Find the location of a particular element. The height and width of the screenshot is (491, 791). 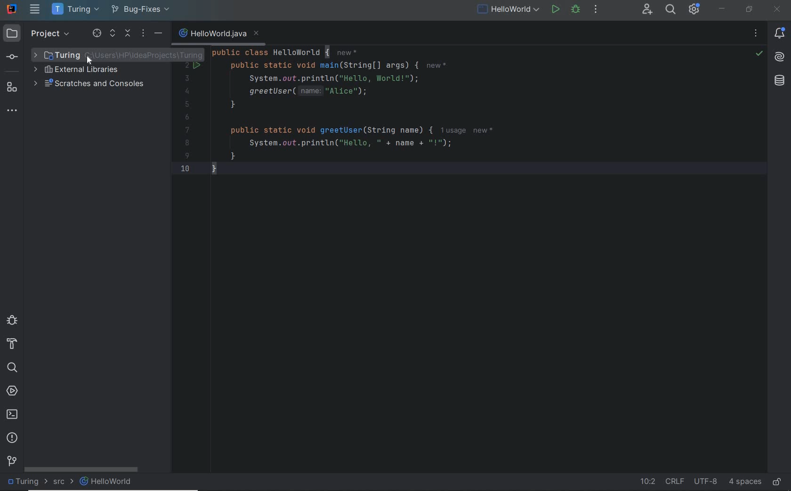

file name is located at coordinates (218, 35).